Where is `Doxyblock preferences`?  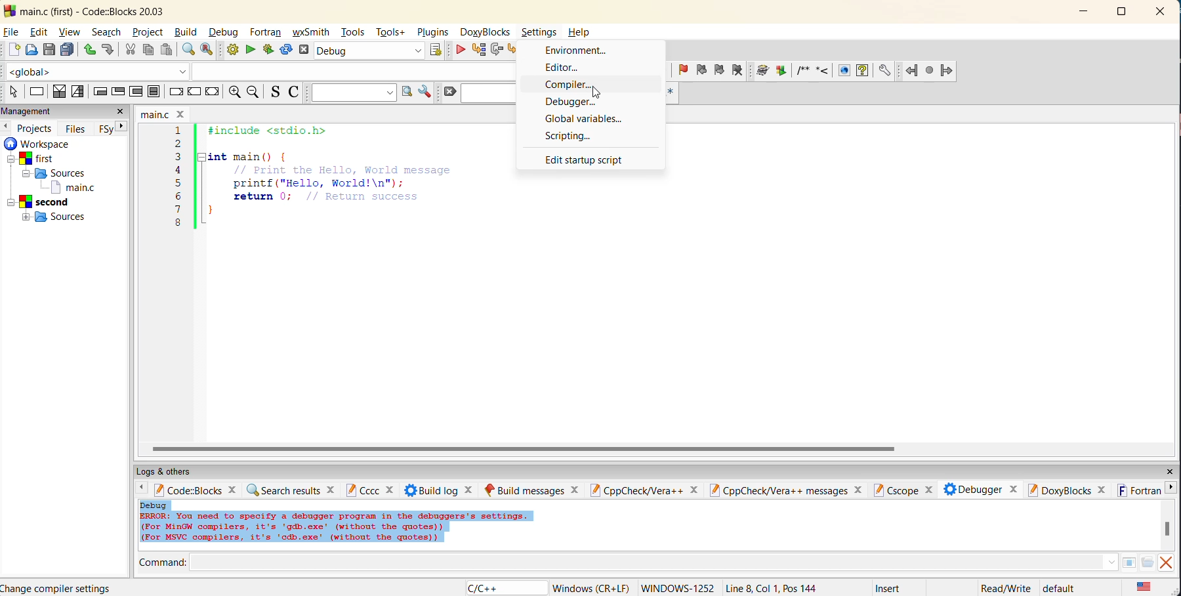 Doxyblock preferences is located at coordinates (886, 70).